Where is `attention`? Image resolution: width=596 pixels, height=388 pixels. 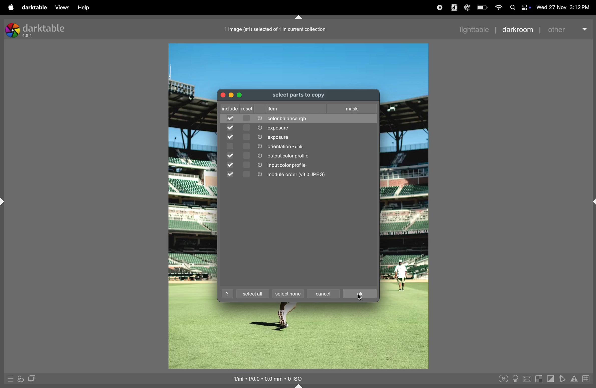 attention is located at coordinates (574, 378).